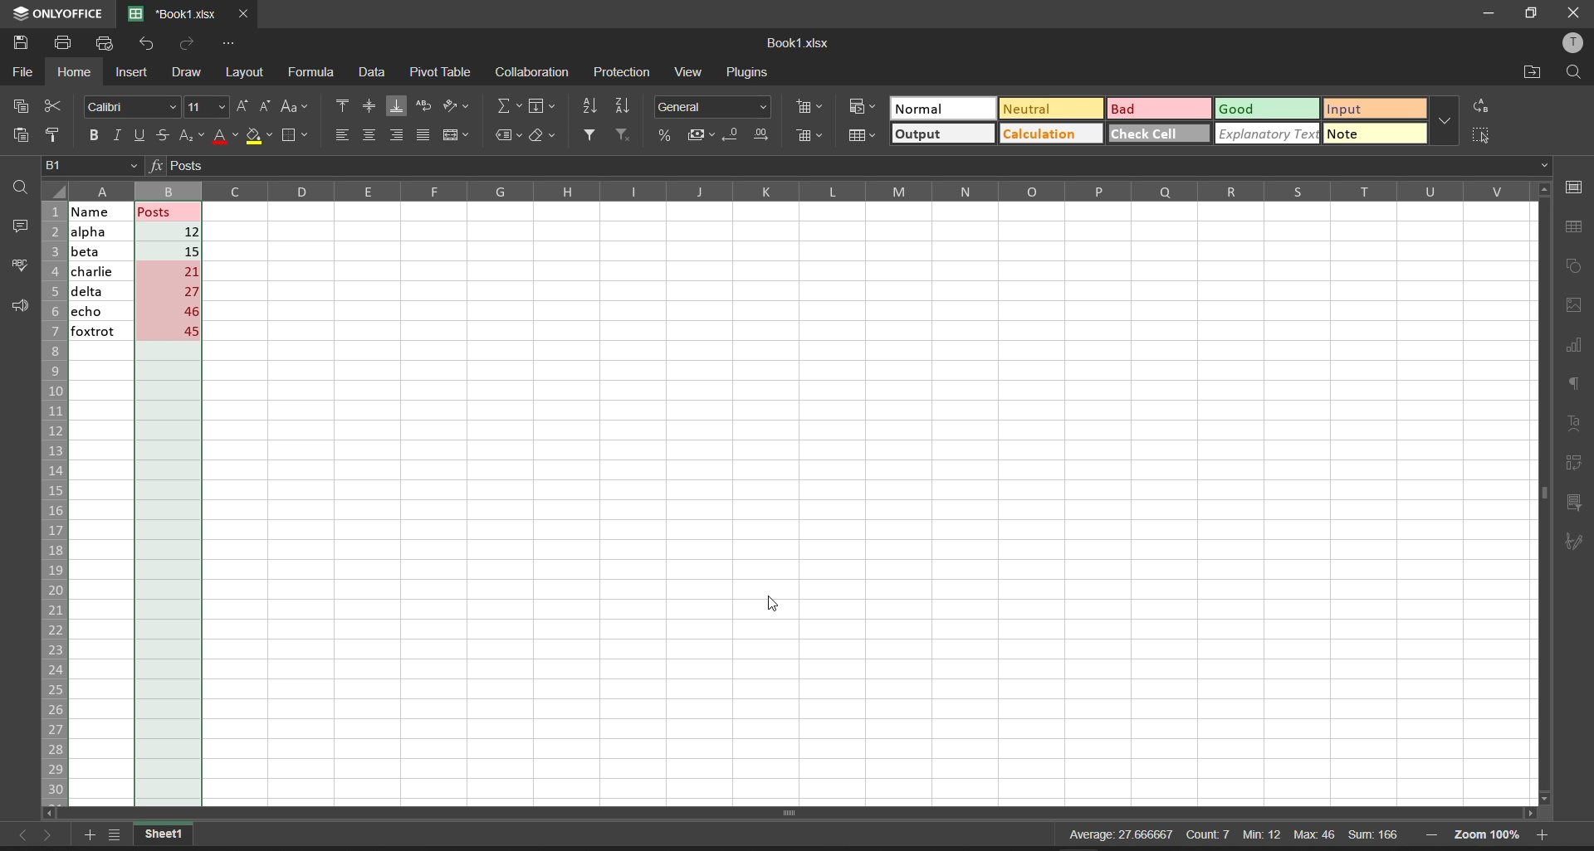 The image size is (1594, 851). I want to click on borders, so click(295, 137).